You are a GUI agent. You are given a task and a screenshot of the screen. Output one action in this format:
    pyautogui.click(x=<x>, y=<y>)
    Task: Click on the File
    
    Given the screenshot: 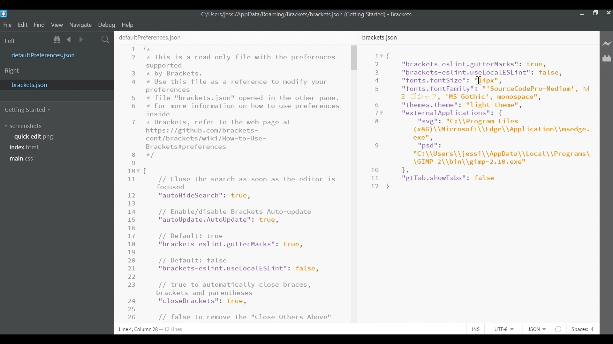 What is the action you would take?
    pyautogui.click(x=7, y=25)
    